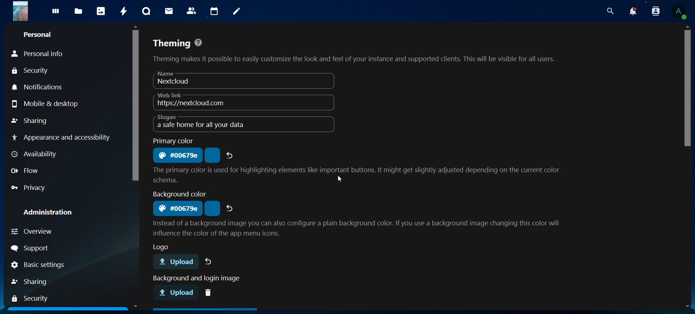  Describe the element at coordinates (34, 120) in the screenshot. I see `sharing` at that location.